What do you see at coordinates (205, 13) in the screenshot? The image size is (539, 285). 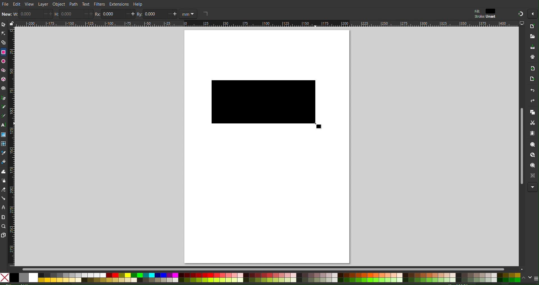 I see `rectangle shape` at bounding box center [205, 13].